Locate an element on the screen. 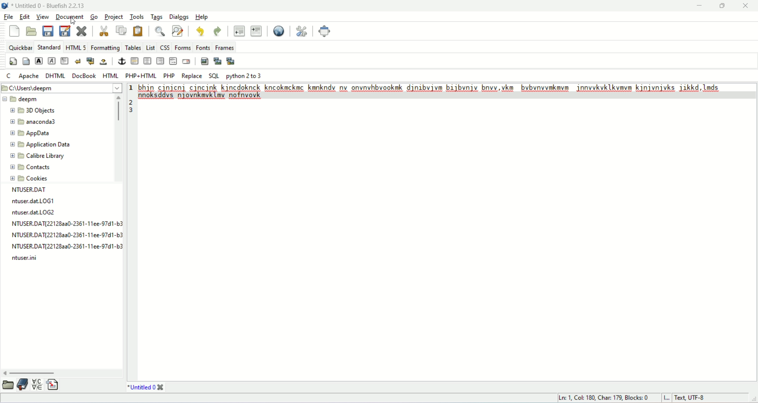  python 2 to 3 is located at coordinates (244, 76).